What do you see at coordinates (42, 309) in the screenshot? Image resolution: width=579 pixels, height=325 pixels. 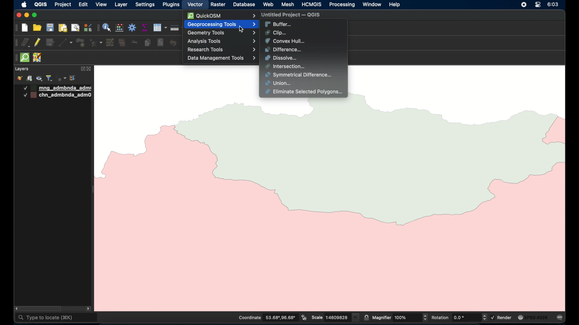 I see `scroll box` at bounding box center [42, 309].